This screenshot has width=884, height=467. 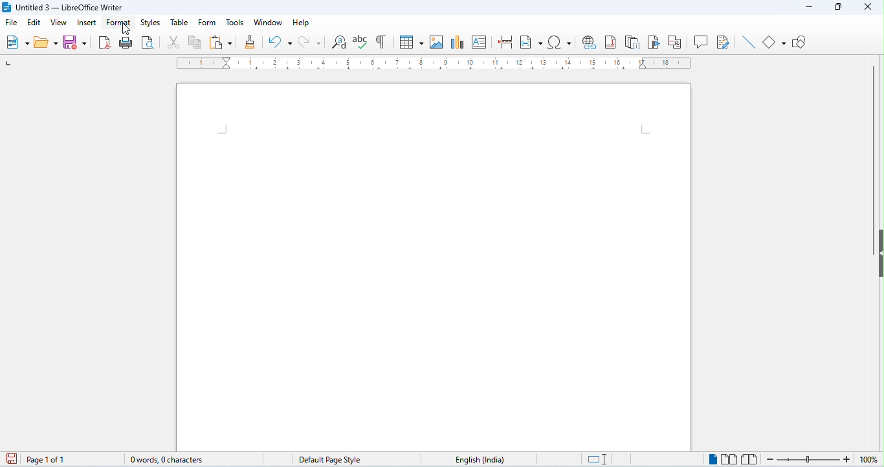 I want to click on open, so click(x=46, y=42).